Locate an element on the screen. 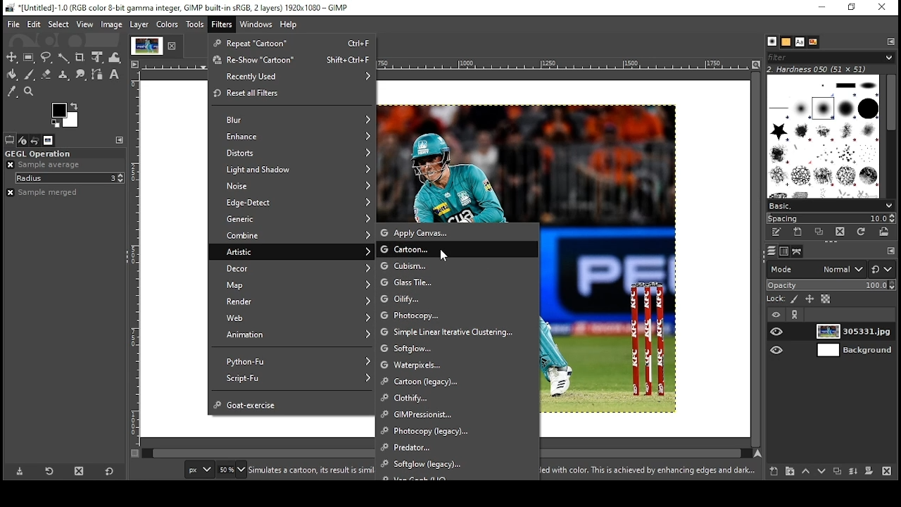 The height and width of the screenshot is (507, 901). combine is located at coordinates (292, 235).